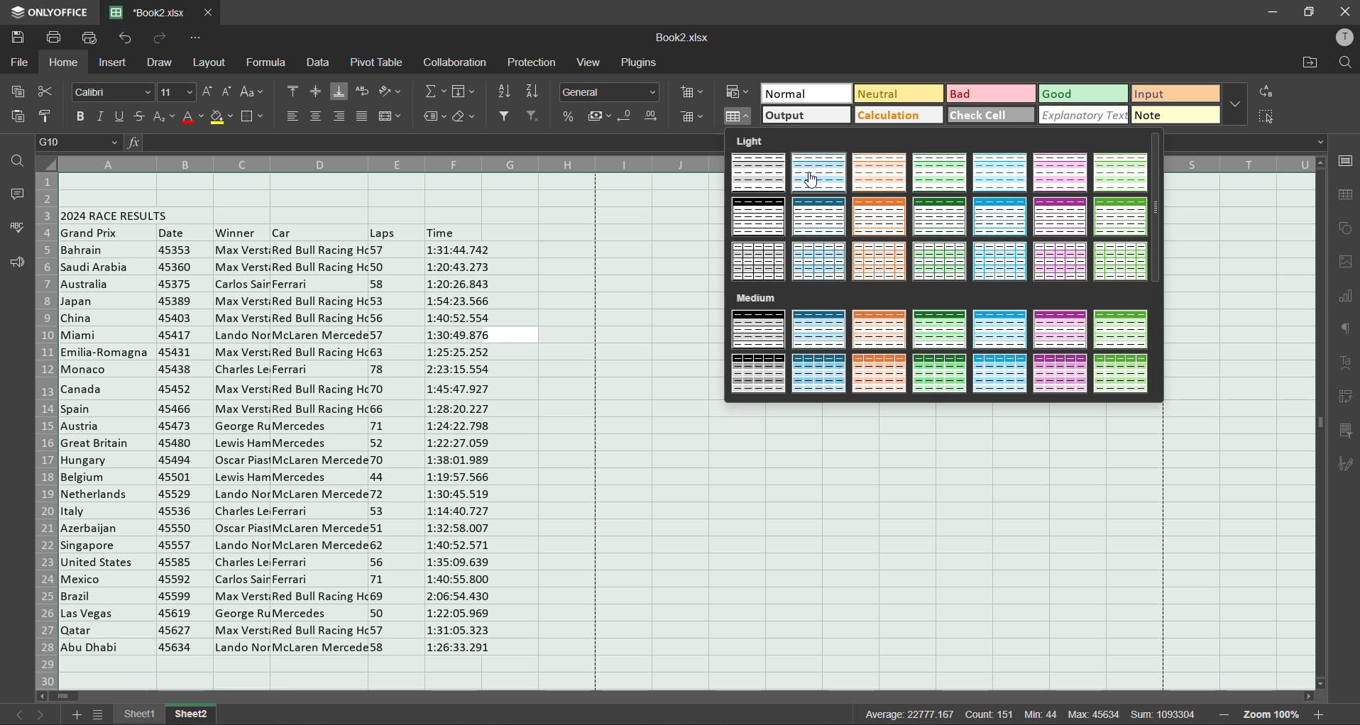 The height and width of the screenshot is (725, 1360). I want to click on align middle, so click(314, 93).